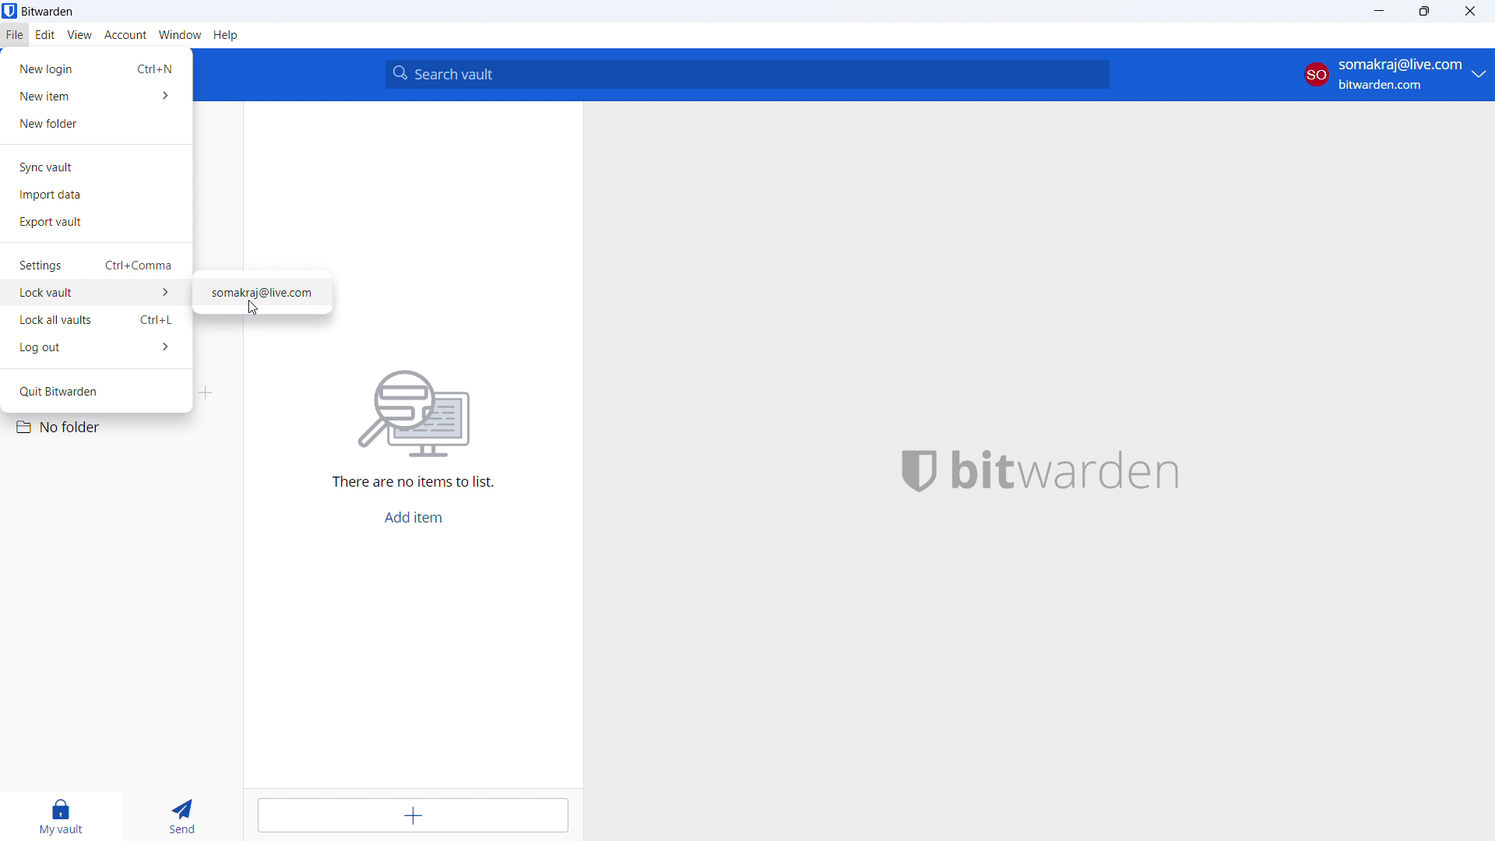 This screenshot has height=841, width=1495. I want to click on import date, so click(97, 195).